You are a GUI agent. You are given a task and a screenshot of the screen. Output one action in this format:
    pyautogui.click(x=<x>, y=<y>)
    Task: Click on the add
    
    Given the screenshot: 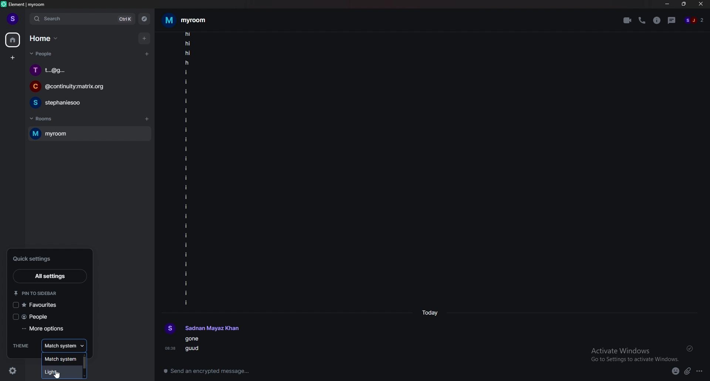 What is the action you would take?
    pyautogui.click(x=145, y=38)
    